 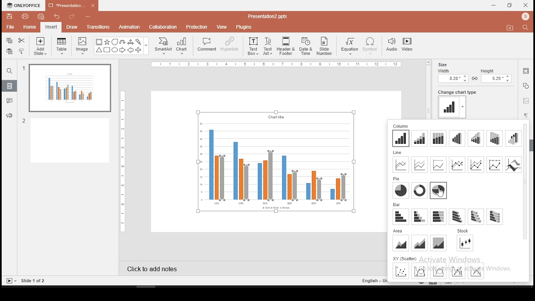 What do you see at coordinates (25, 96) in the screenshot?
I see `numbers` at bounding box center [25, 96].